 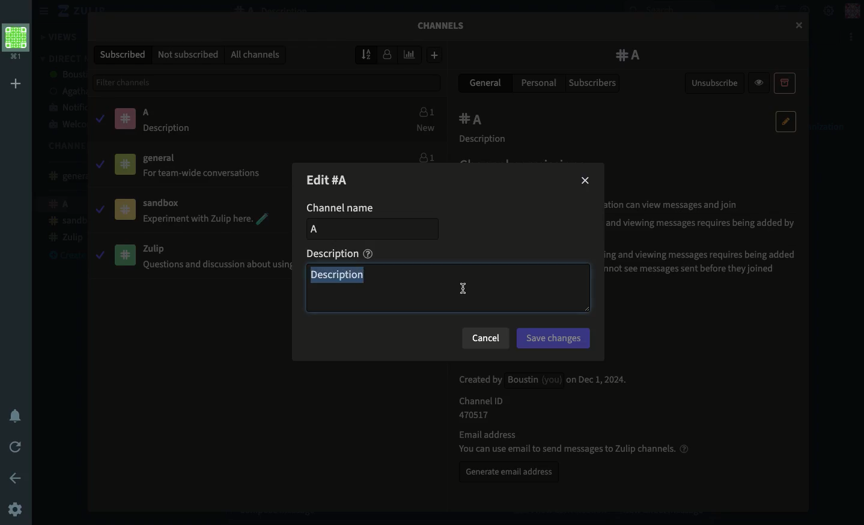 What do you see at coordinates (16, 448) in the screenshot?
I see `Refresh` at bounding box center [16, 448].